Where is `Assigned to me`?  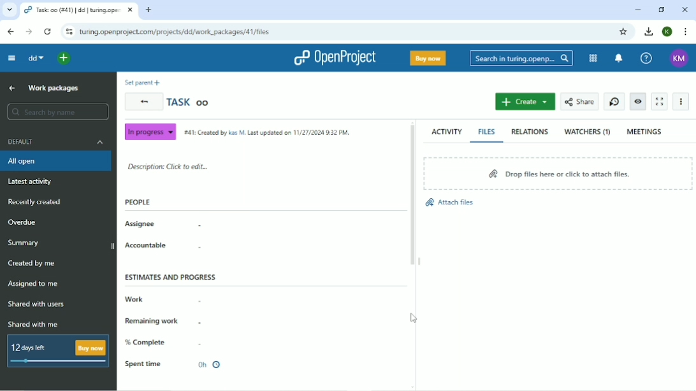 Assigned to me is located at coordinates (35, 285).